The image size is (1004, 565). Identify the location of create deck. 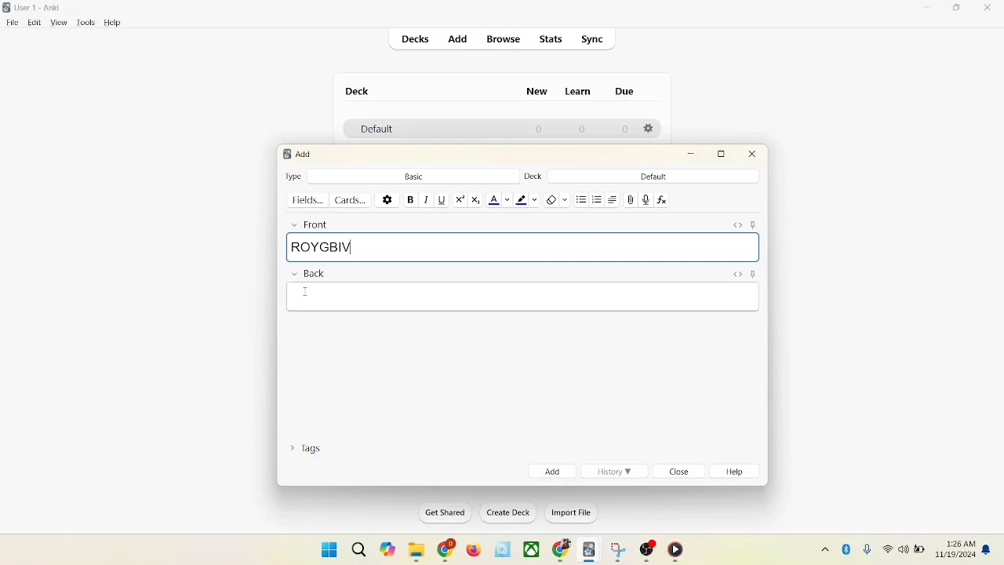
(505, 513).